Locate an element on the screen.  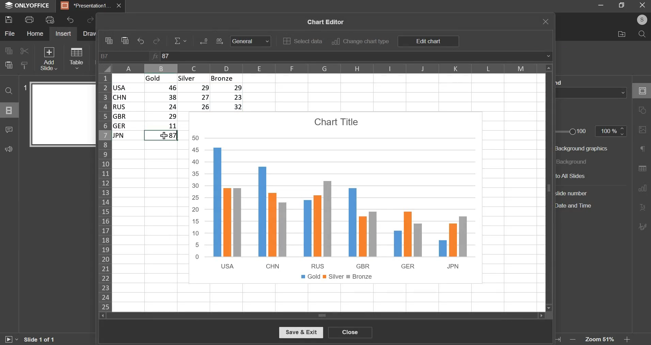
chart is located at coordinates (336, 209).